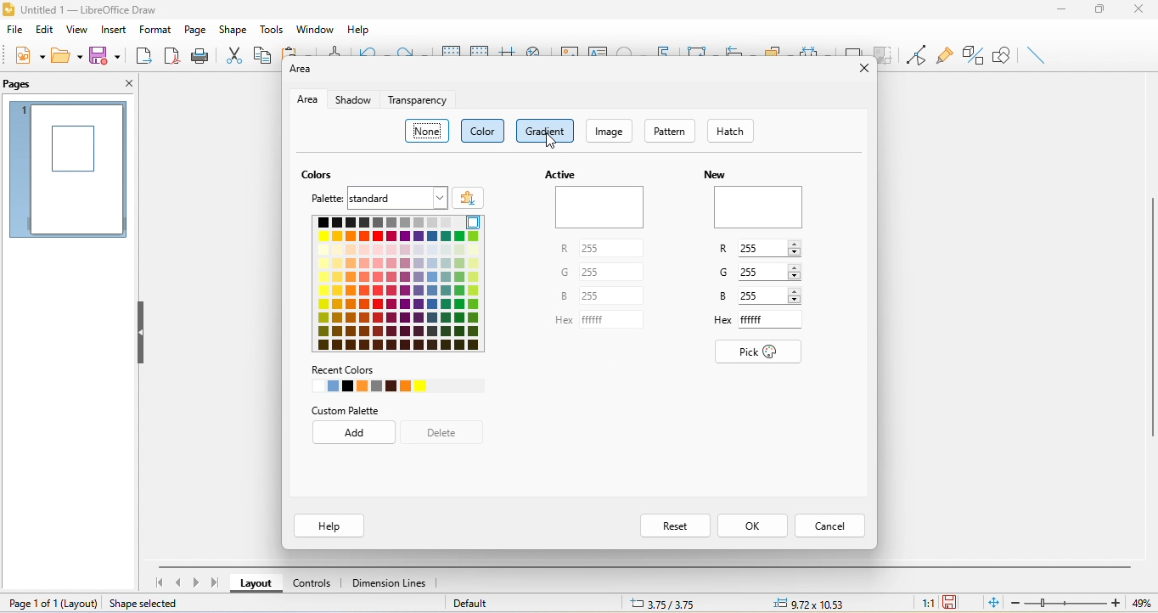 The width and height of the screenshot is (1158, 613). Describe the element at coordinates (194, 29) in the screenshot. I see `page` at that location.